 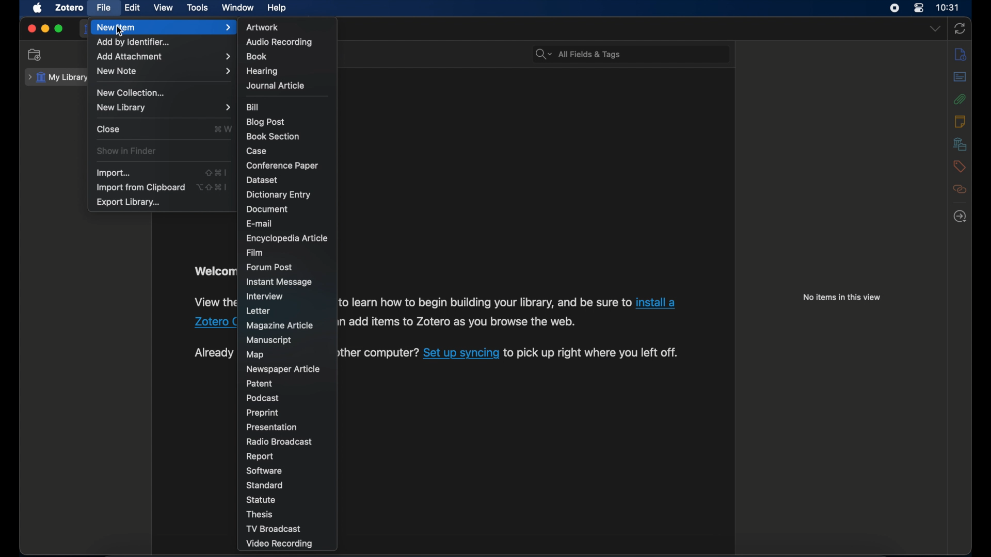 What do you see at coordinates (591, 353) in the screenshot?
I see `` at bounding box center [591, 353].